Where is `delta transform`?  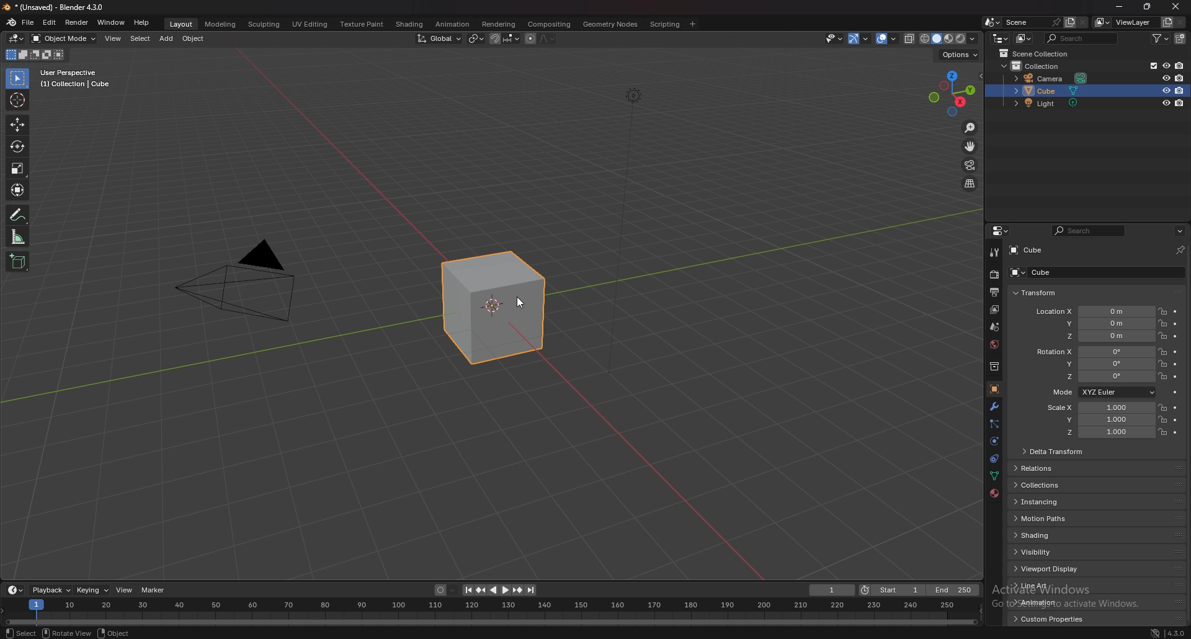 delta transform is located at coordinates (1071, 452).